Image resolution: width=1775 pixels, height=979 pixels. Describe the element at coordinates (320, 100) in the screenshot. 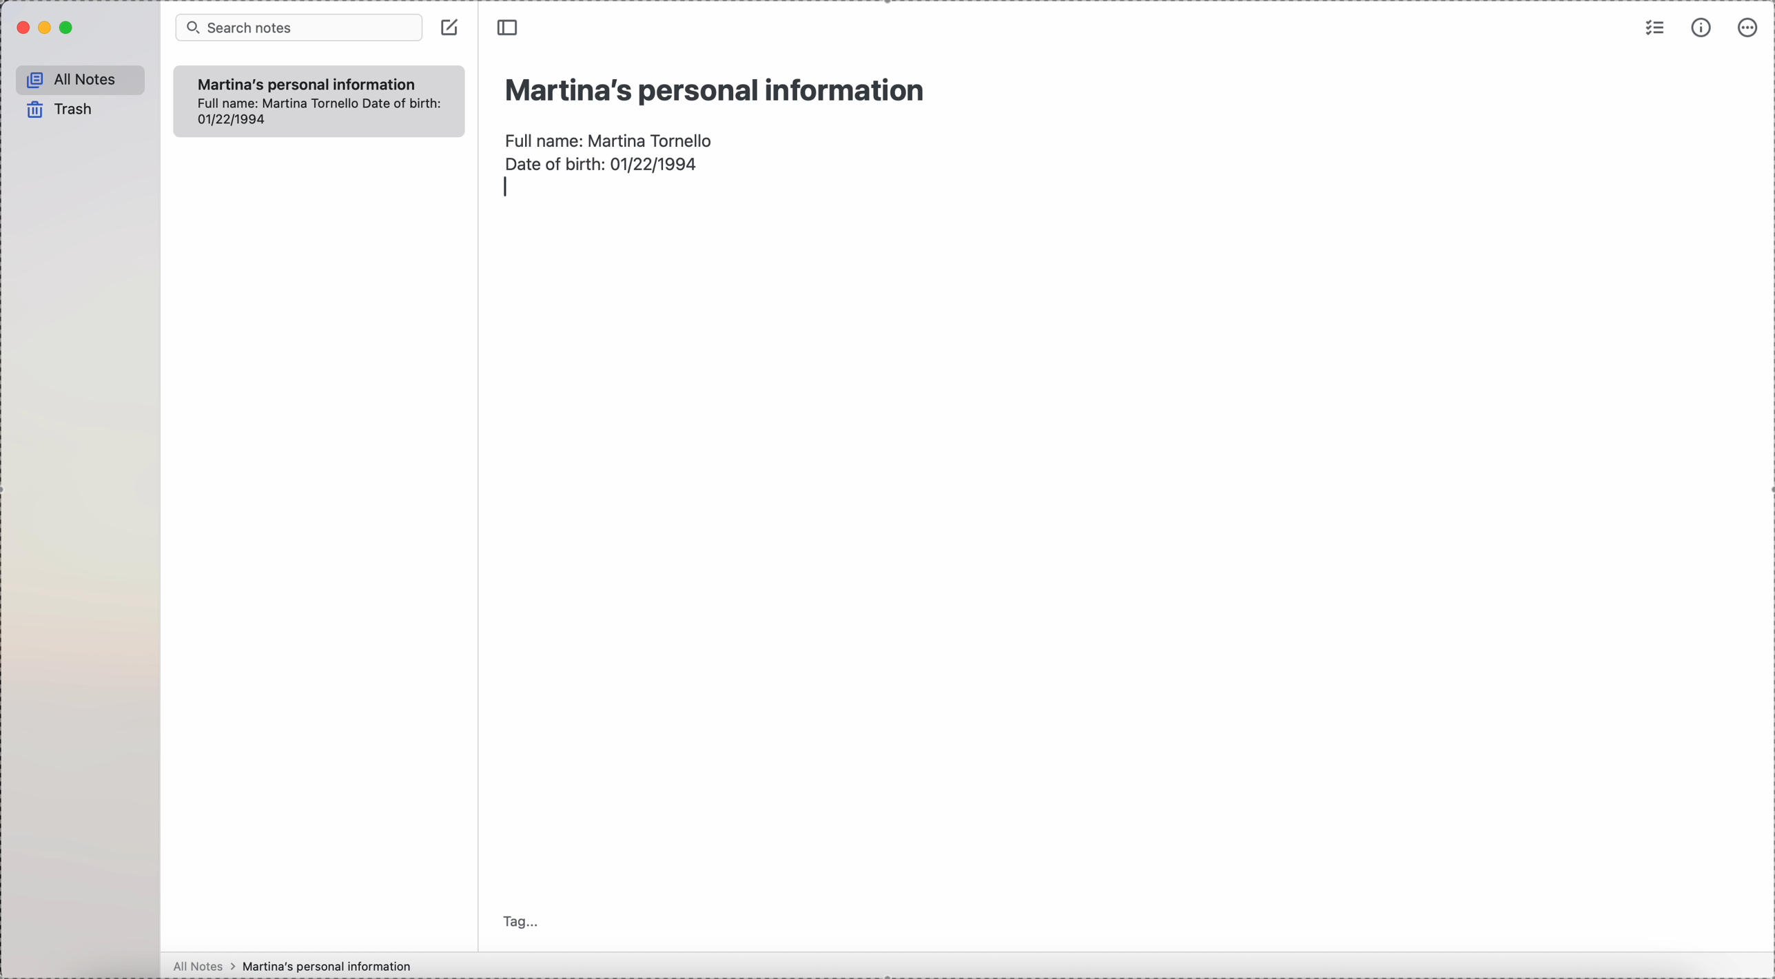

I see `Martina's personal information Full name: Martina Tornello date of birth: 01/22/1994` at that location.